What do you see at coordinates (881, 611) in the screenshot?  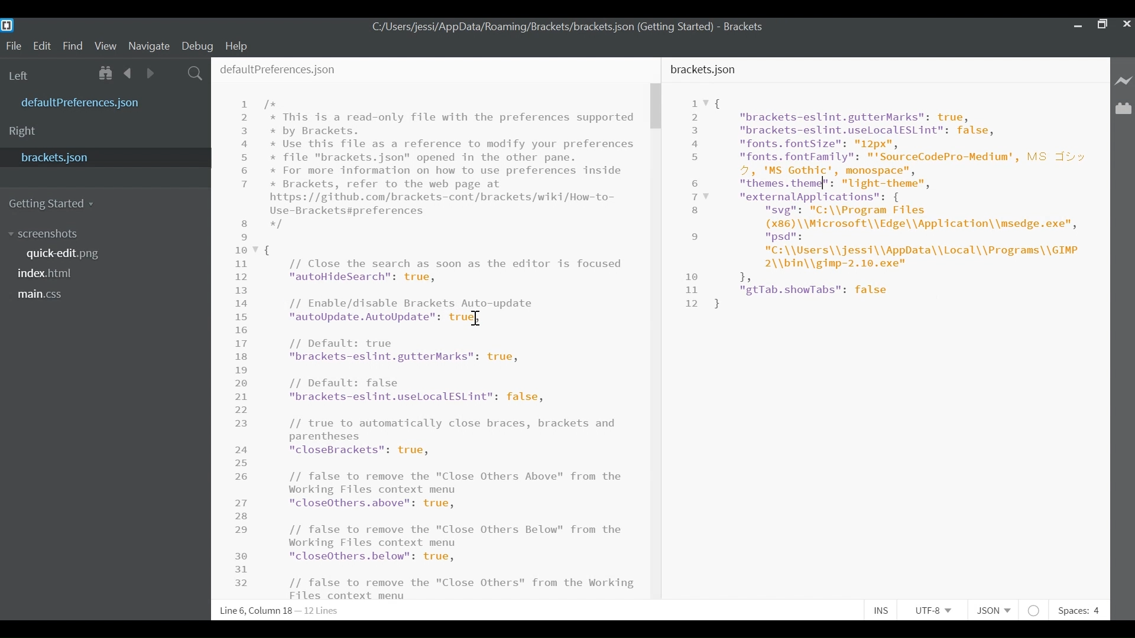 I see `Toggle Insert or Overwrite` at bounding box center [881, 611].